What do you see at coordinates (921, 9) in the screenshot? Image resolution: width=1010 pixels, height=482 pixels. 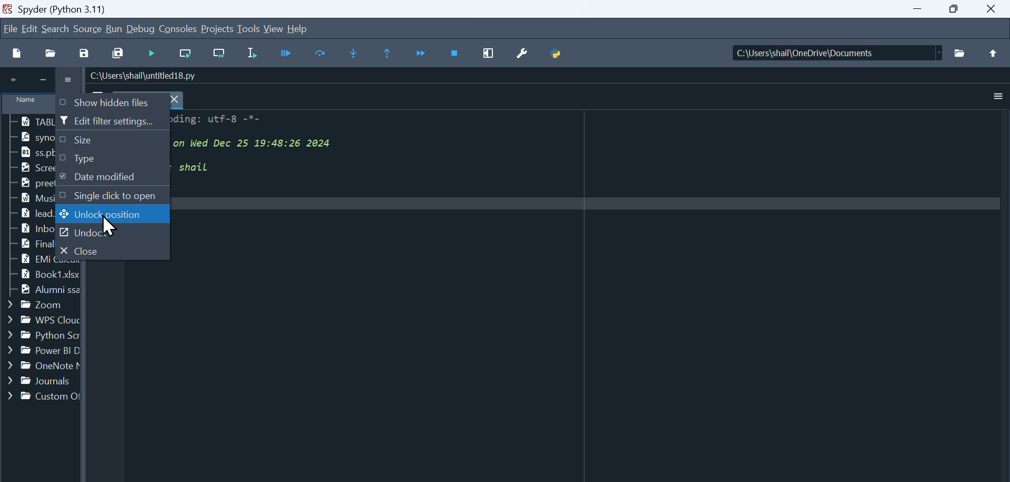 I see `minimise` at bounding box center [921, 9].